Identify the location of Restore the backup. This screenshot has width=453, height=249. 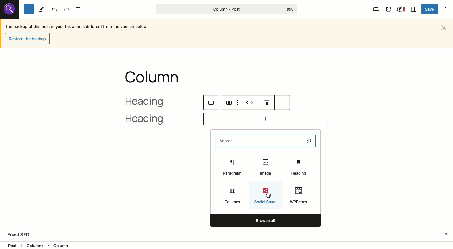
(29, 39).